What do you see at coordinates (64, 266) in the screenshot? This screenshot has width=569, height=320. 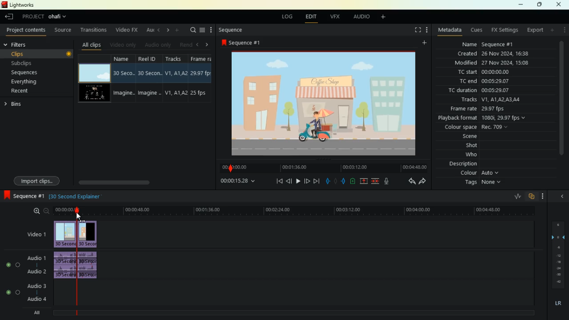 I see `audio` at bounding box center [64, 266].